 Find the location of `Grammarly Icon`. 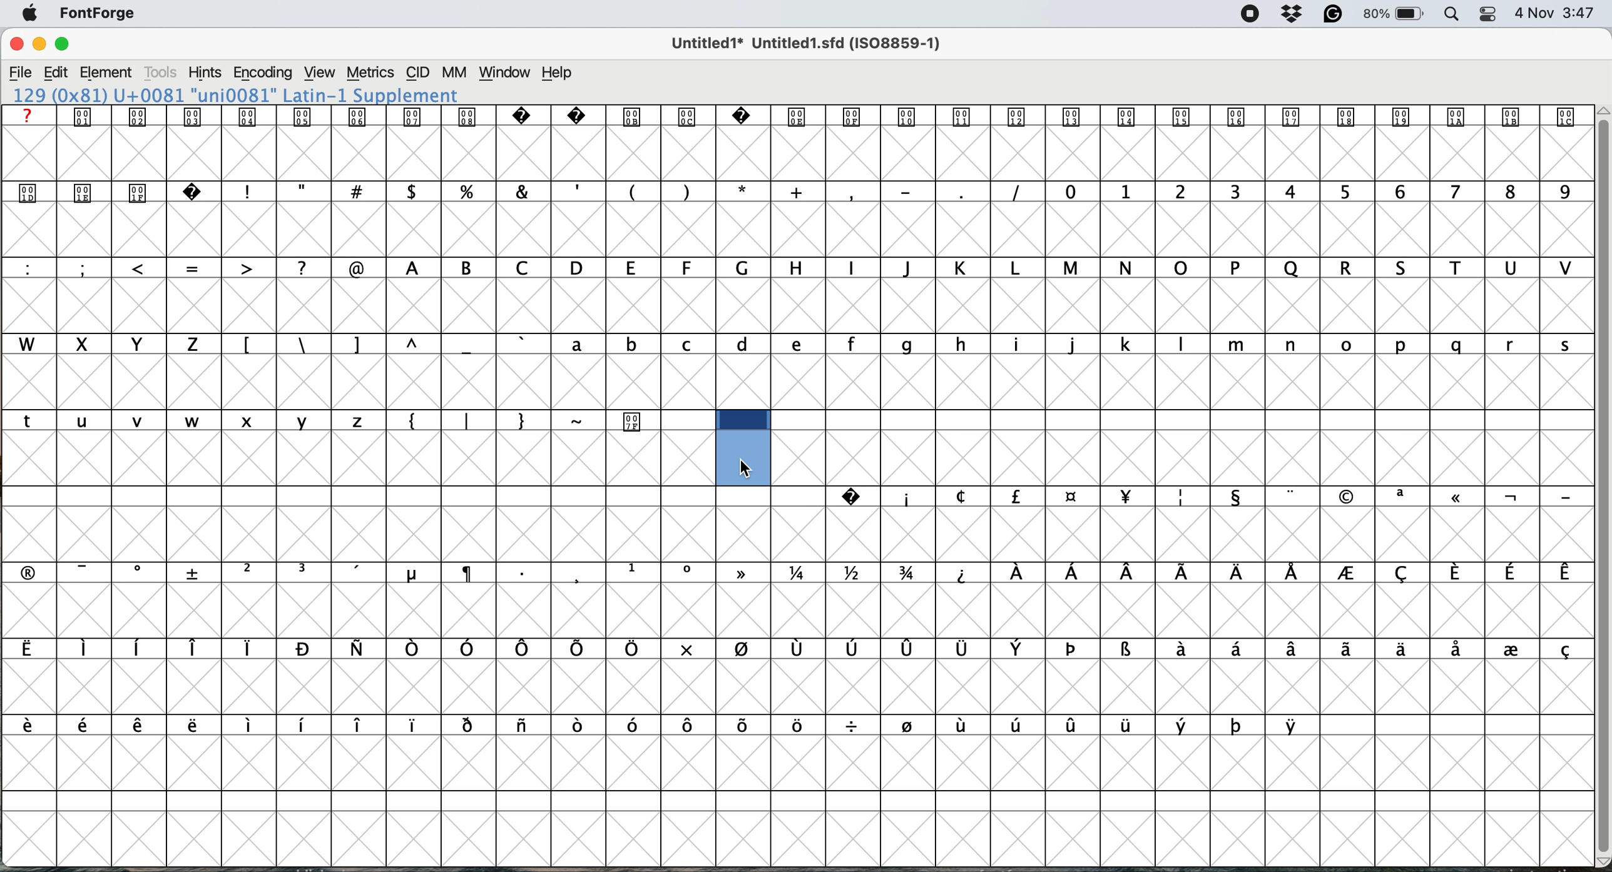

Grammarly Icon is located at coordinates (1333, 14).